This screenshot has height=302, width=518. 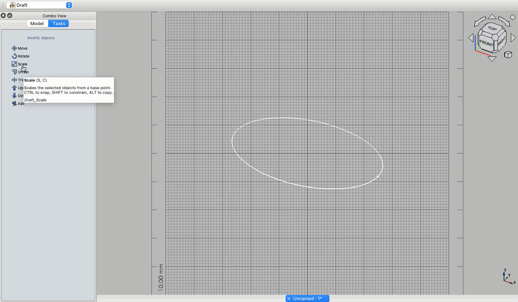 What do you see at coordinates (19, 48) in the screenshot?
I see `Move` at bounding box center [19, 48].